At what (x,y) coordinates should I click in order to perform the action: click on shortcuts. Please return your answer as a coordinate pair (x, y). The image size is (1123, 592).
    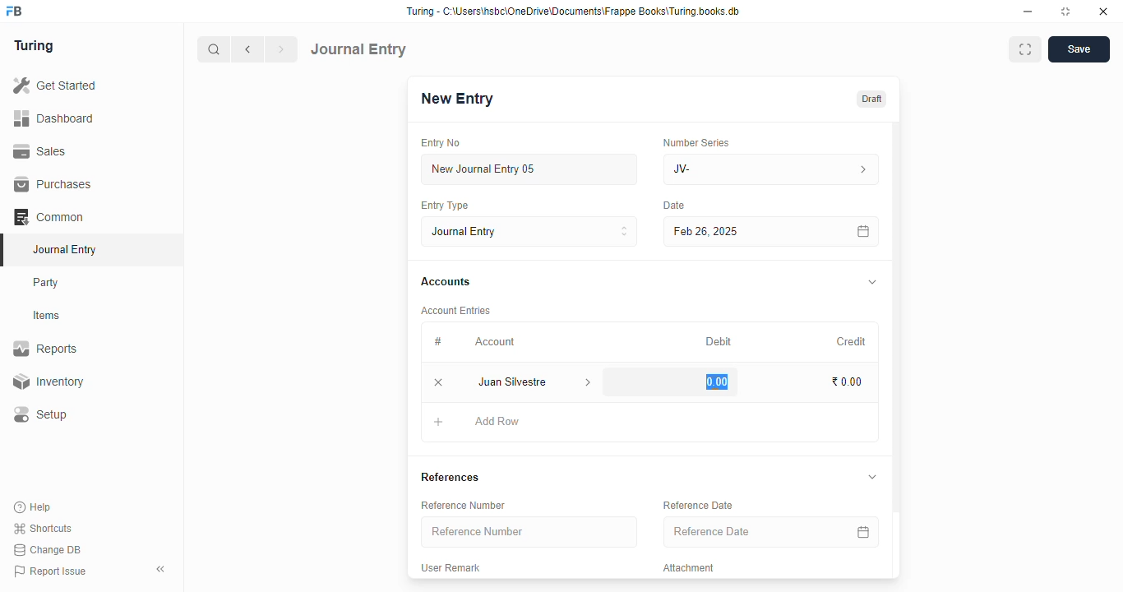
    Looking at the image, I should click on (43, 529).